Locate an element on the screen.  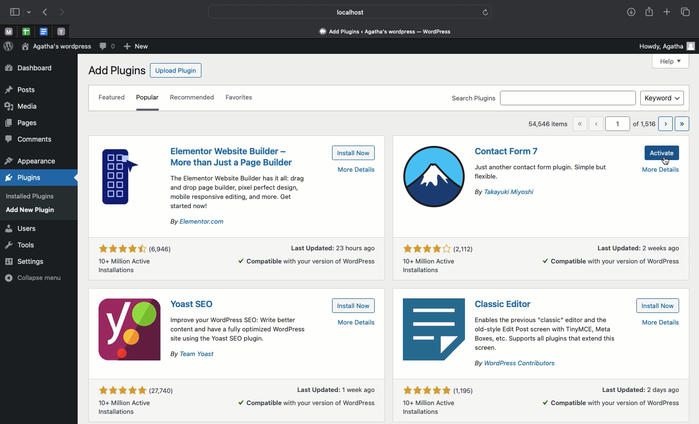
Dashboard is located at coordinates (33, 68).